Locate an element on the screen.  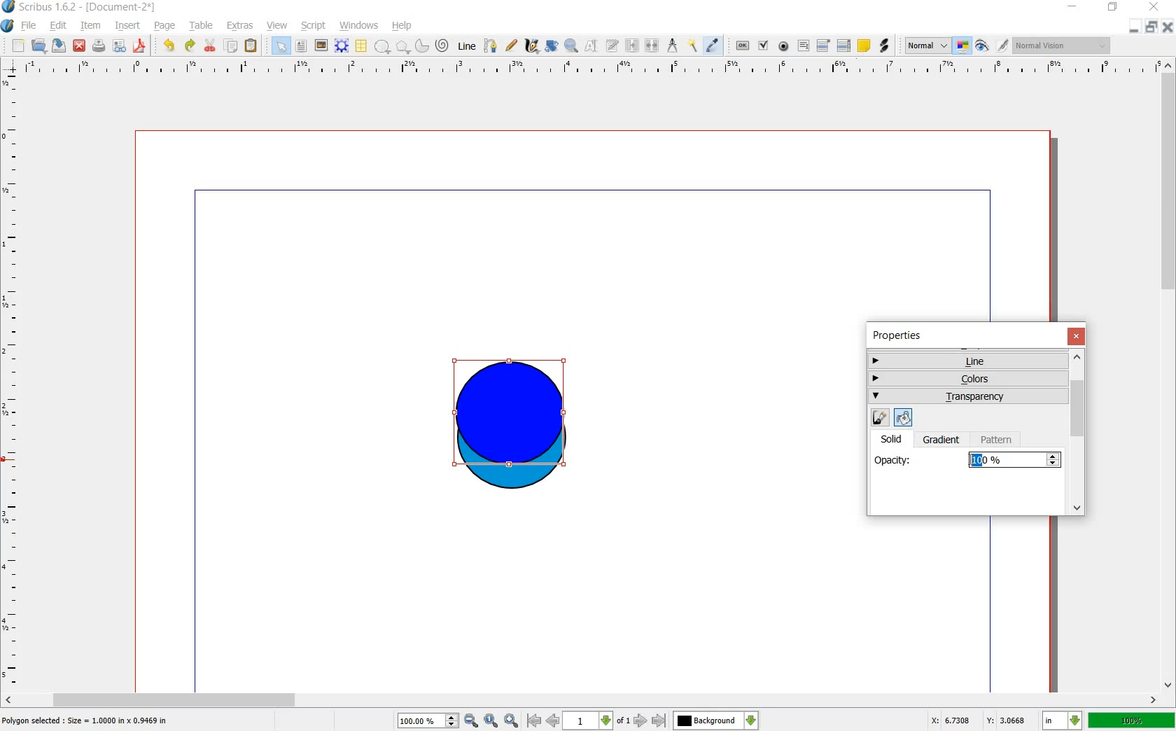
edit line color properties is located at coordinates (879, 418).